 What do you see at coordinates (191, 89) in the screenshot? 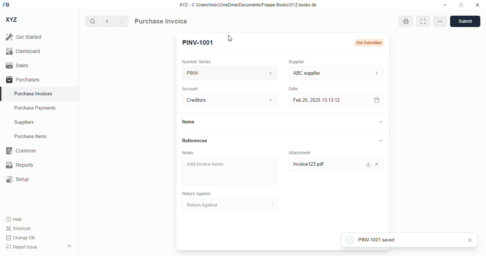
I see `account` at bounding box center [191, 89].